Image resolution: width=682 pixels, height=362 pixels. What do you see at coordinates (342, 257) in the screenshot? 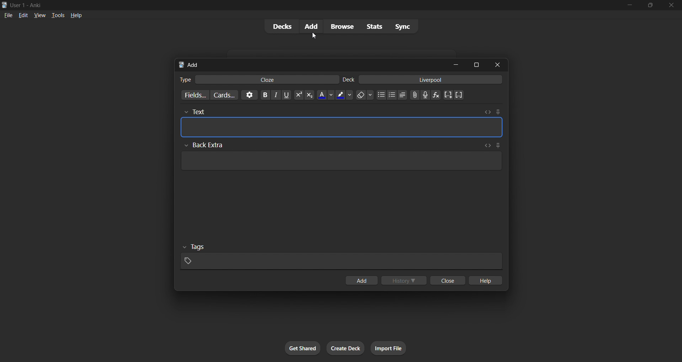
I see `card tags` at bounding box center [342, 257].